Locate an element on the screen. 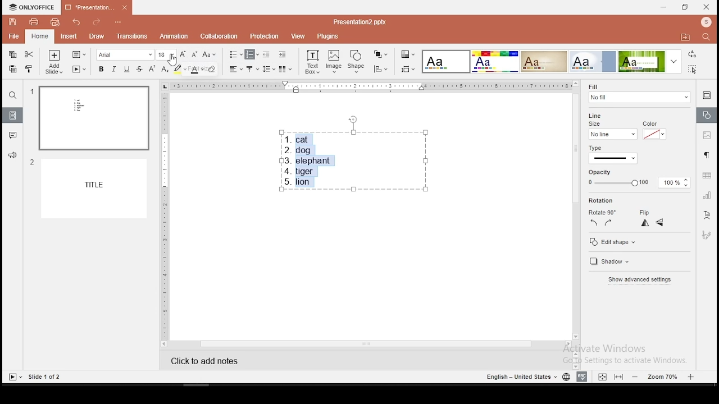  support and feedback is located at coordinates (12, 155).